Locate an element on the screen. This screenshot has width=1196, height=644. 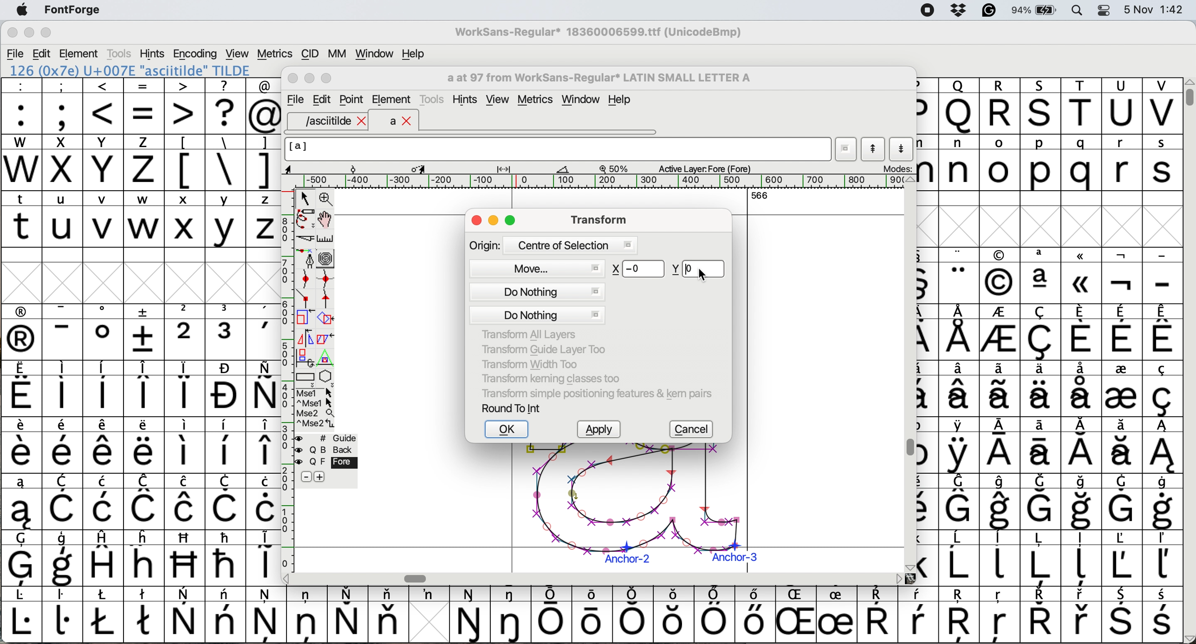
transform is located at coordinates (596, 219).